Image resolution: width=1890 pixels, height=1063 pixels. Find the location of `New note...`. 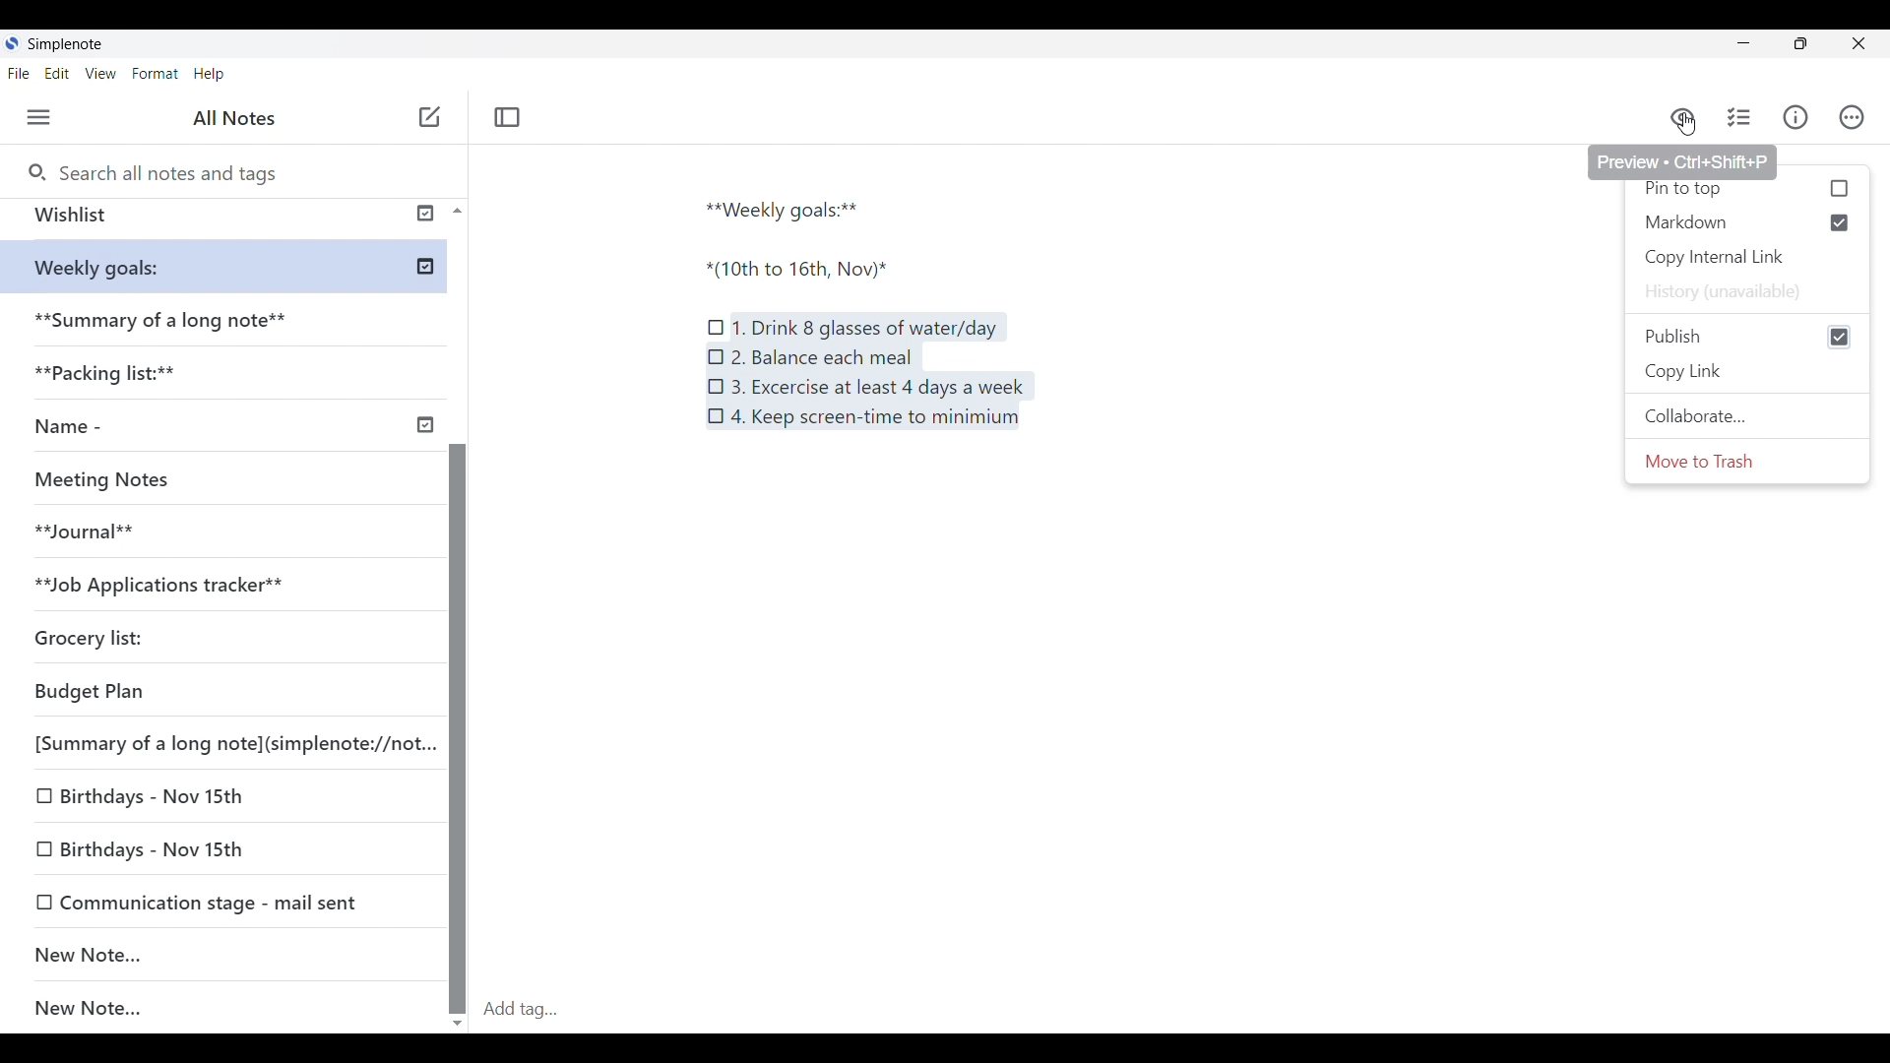

New note... is located at coordinates (233, 1009).